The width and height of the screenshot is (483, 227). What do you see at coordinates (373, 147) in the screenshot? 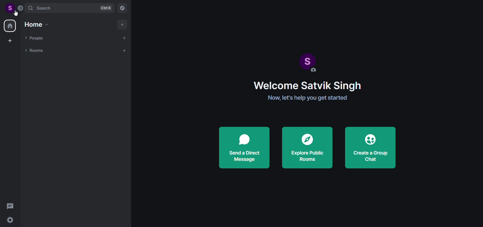
I see `create a group chat` at bounding box center [373, 147].